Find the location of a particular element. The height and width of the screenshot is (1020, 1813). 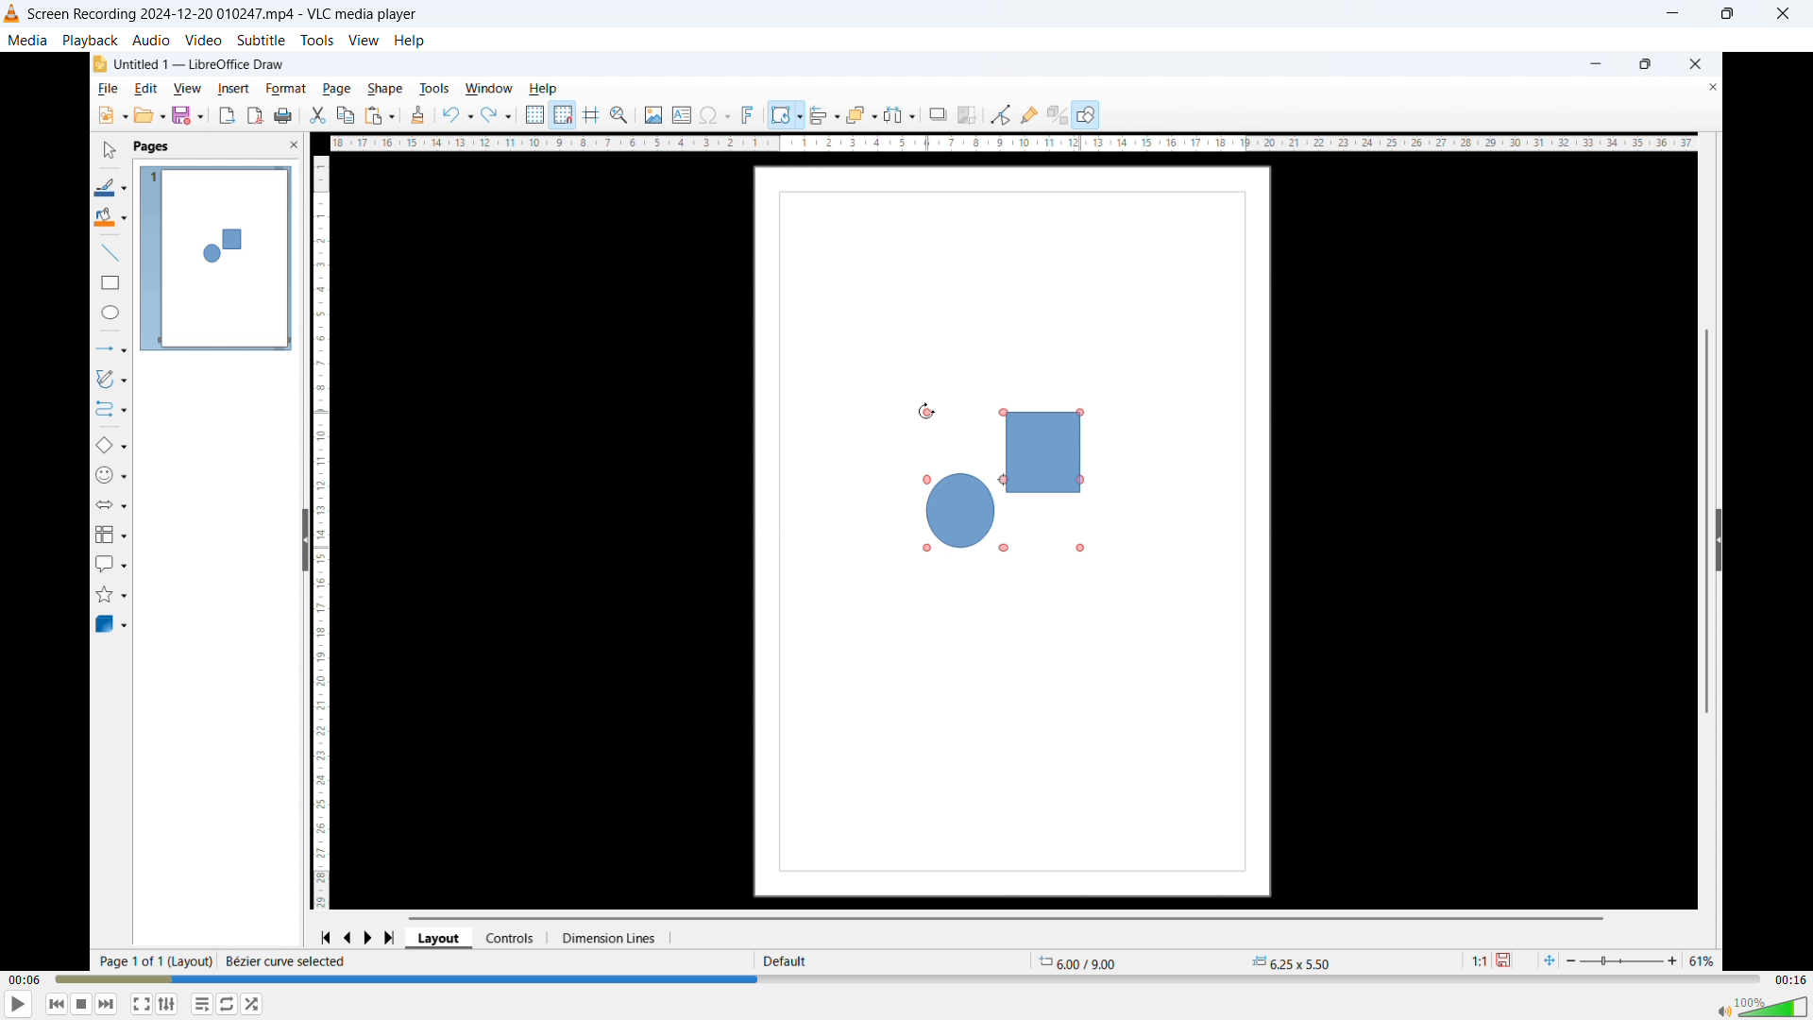

play  is located at coordinates (20, 1003).